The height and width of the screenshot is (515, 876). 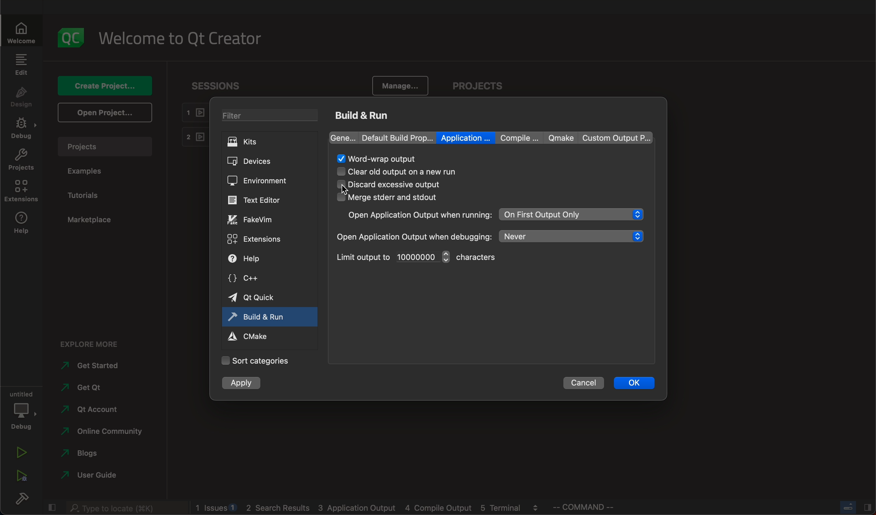 I want to click on limit output, so click(x=392, y=257).